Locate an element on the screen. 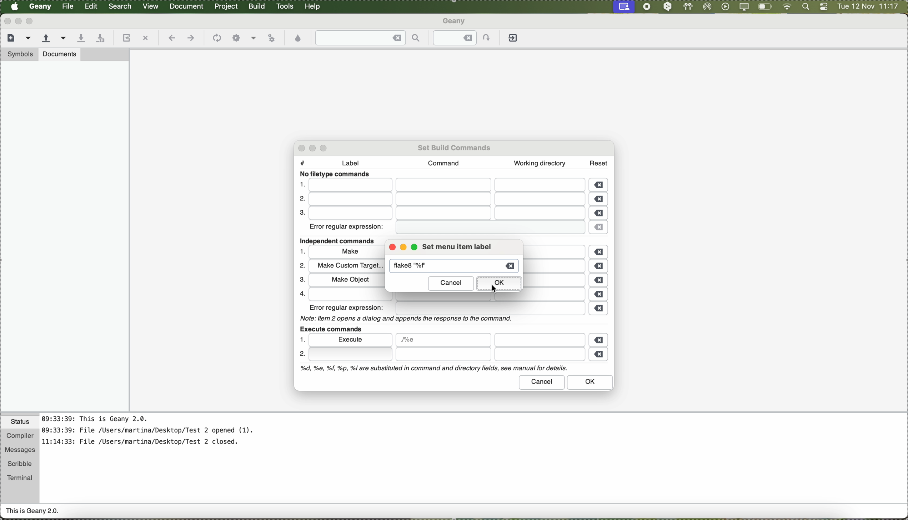  set menu item label is located at coordinates (457, 247).